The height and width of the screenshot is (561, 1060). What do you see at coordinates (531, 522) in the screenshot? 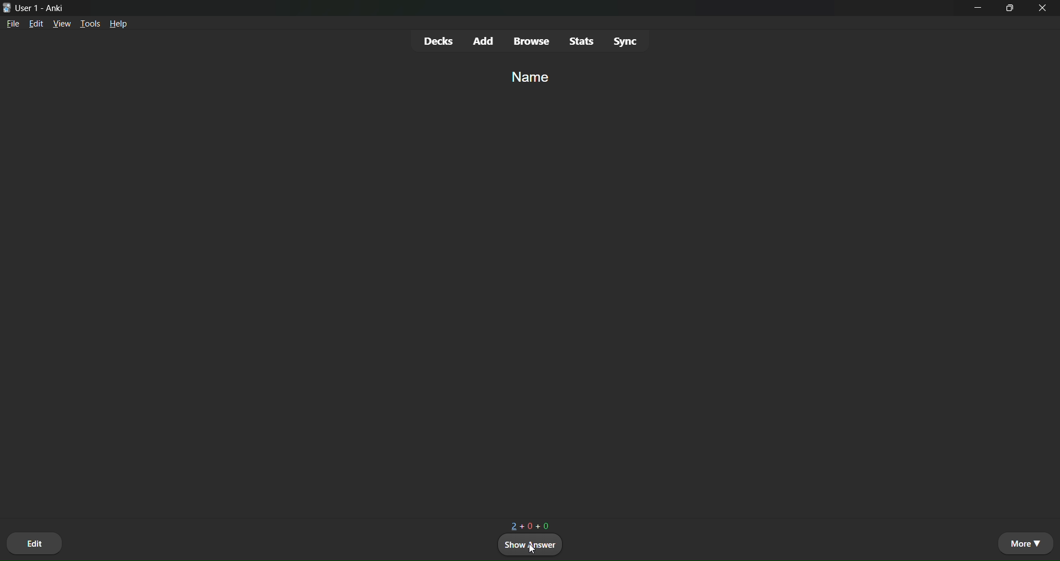
I see `2+0+0` at bounding box center [531, 522].